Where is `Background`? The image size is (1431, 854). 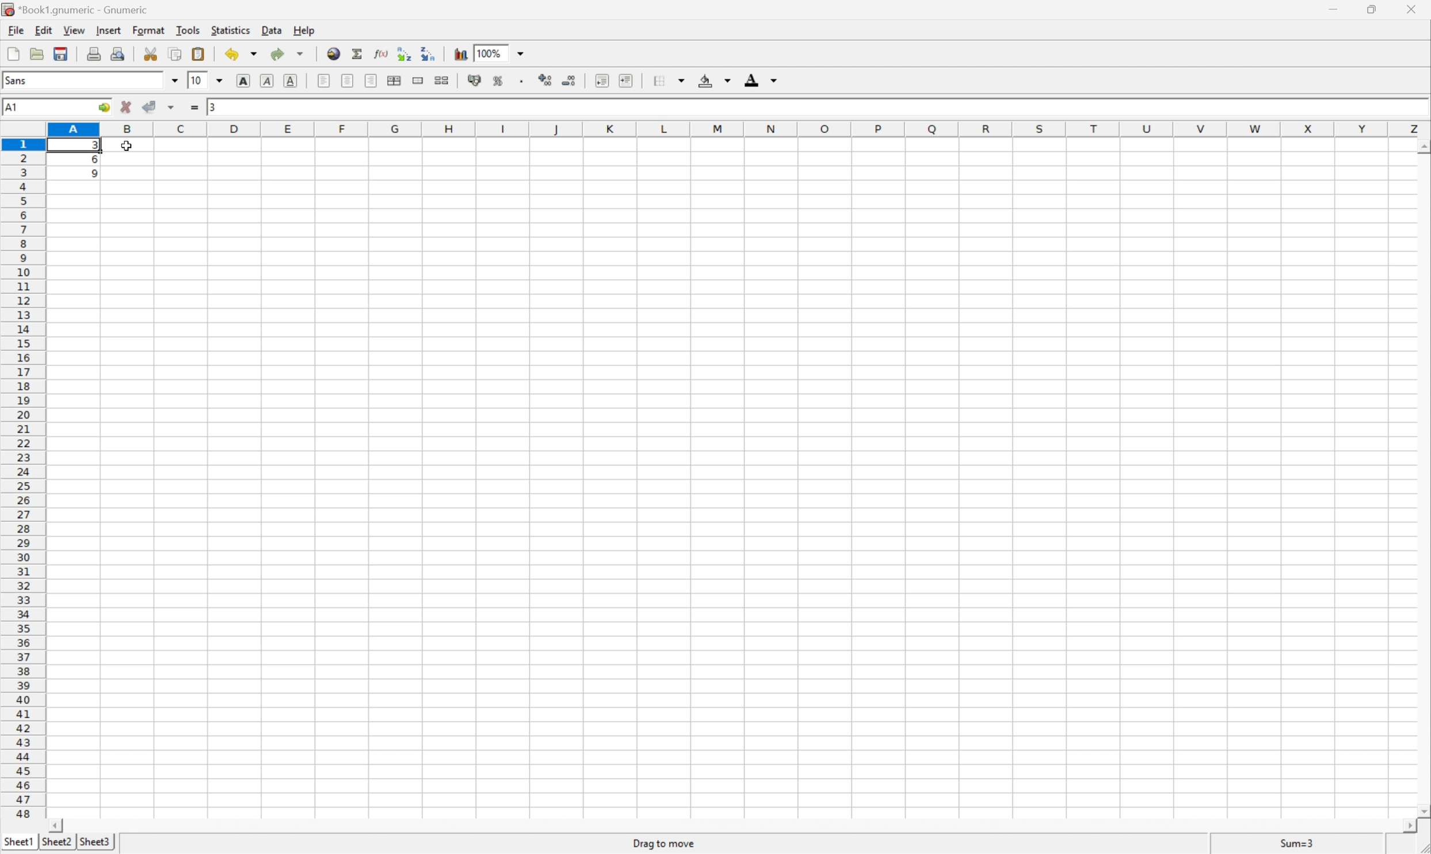
Background is located at coordinates (713, 80).